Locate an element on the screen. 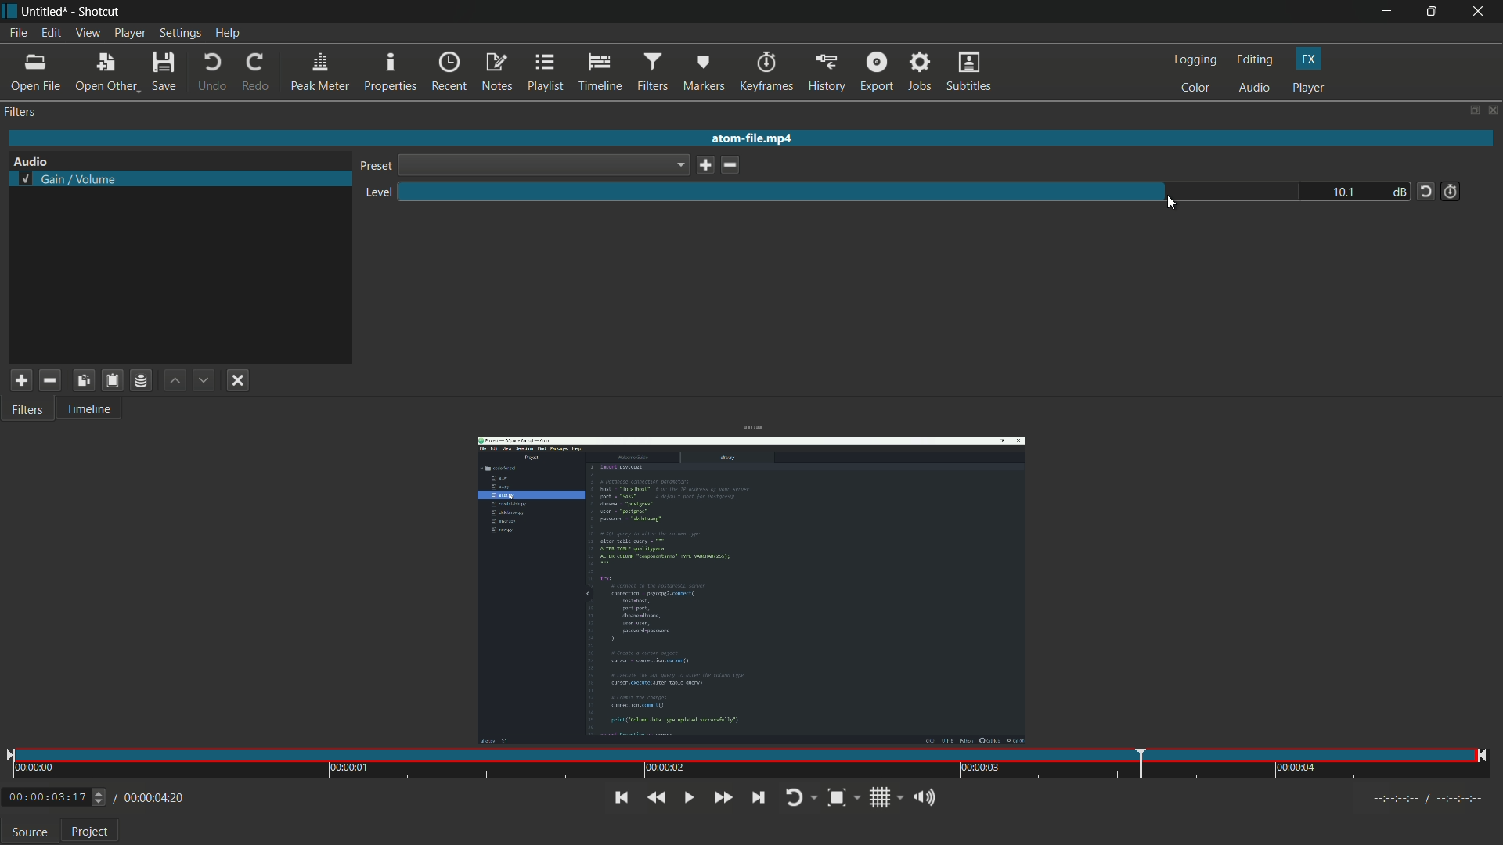 The image size is (1503, 845). quickly play forward is located at coordinates (725, 797).